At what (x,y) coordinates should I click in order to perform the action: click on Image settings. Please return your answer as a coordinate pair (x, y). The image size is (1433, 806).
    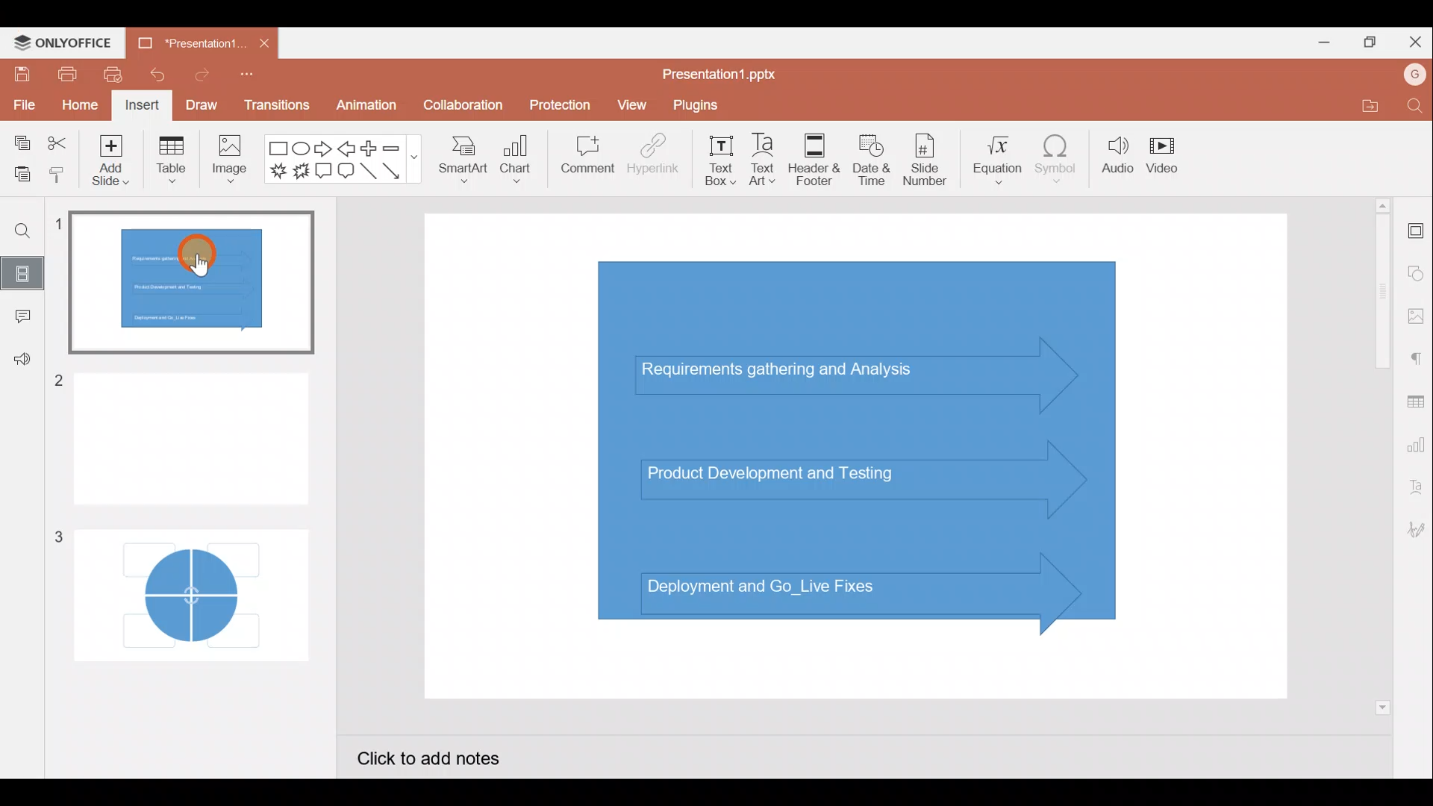
    Looking at the image, I should click on (1414, 313).